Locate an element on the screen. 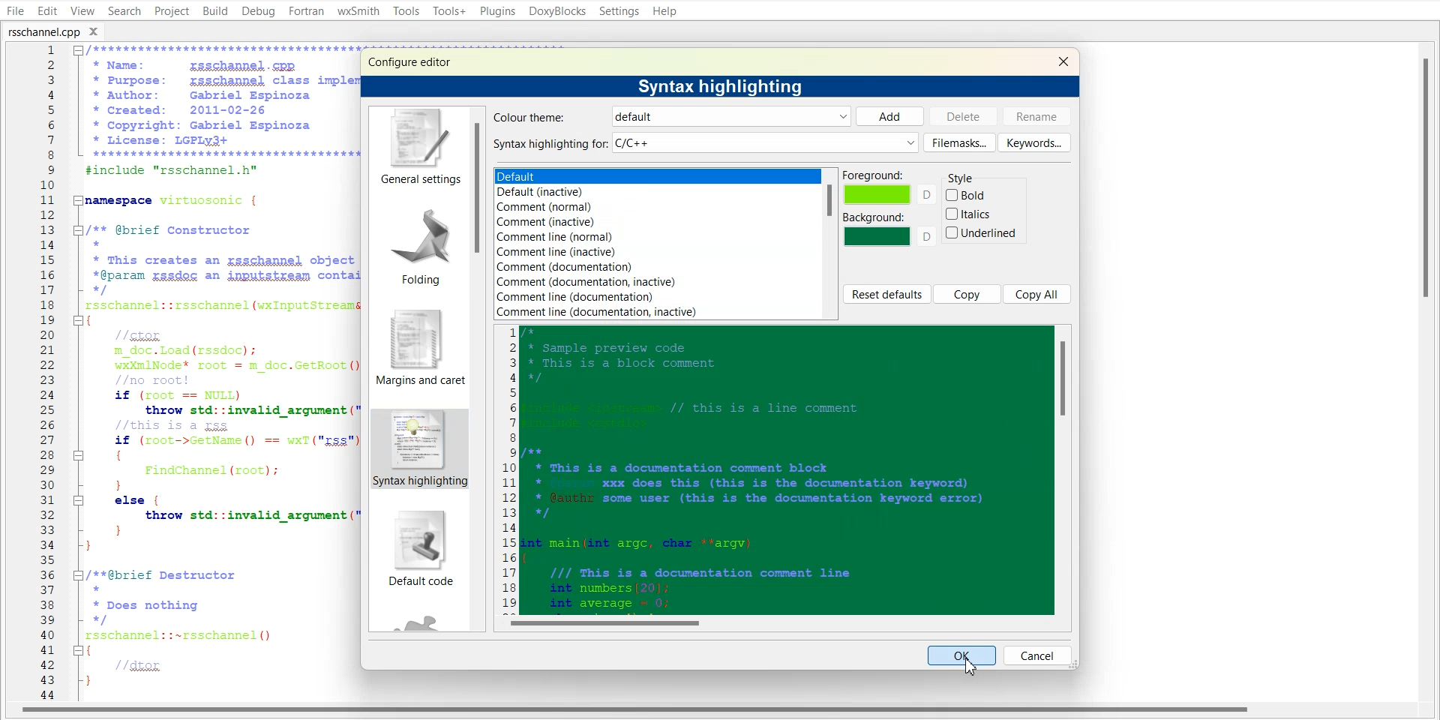 This screenshot has height=720, width=1440. Line numbers is located at coordinates (508, 467).